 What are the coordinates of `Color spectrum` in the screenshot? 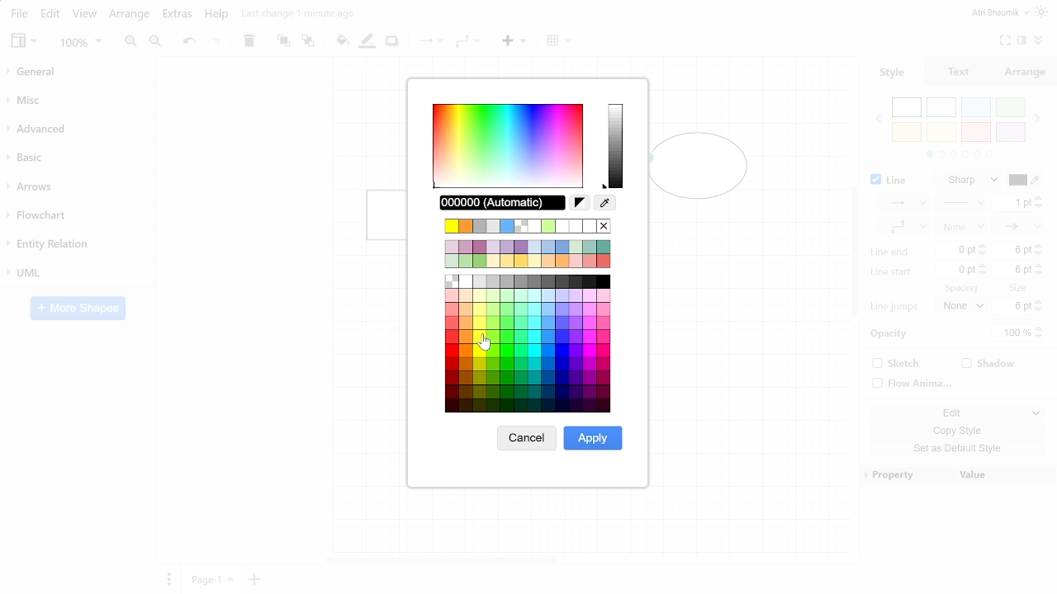 It's located at (507, 145).